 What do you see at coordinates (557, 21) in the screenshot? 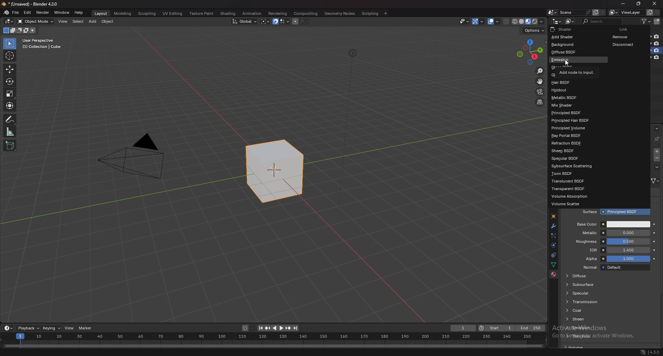
I see `editor type` at bounding box center [557, 21].